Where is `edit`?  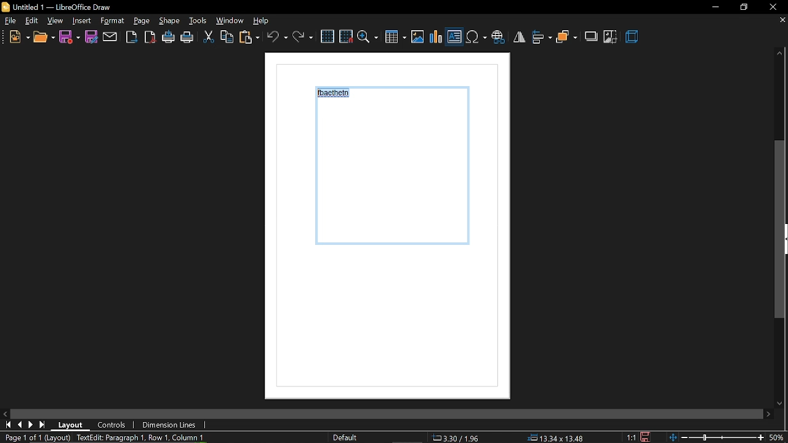 edit is located at coordinates (32, 21).